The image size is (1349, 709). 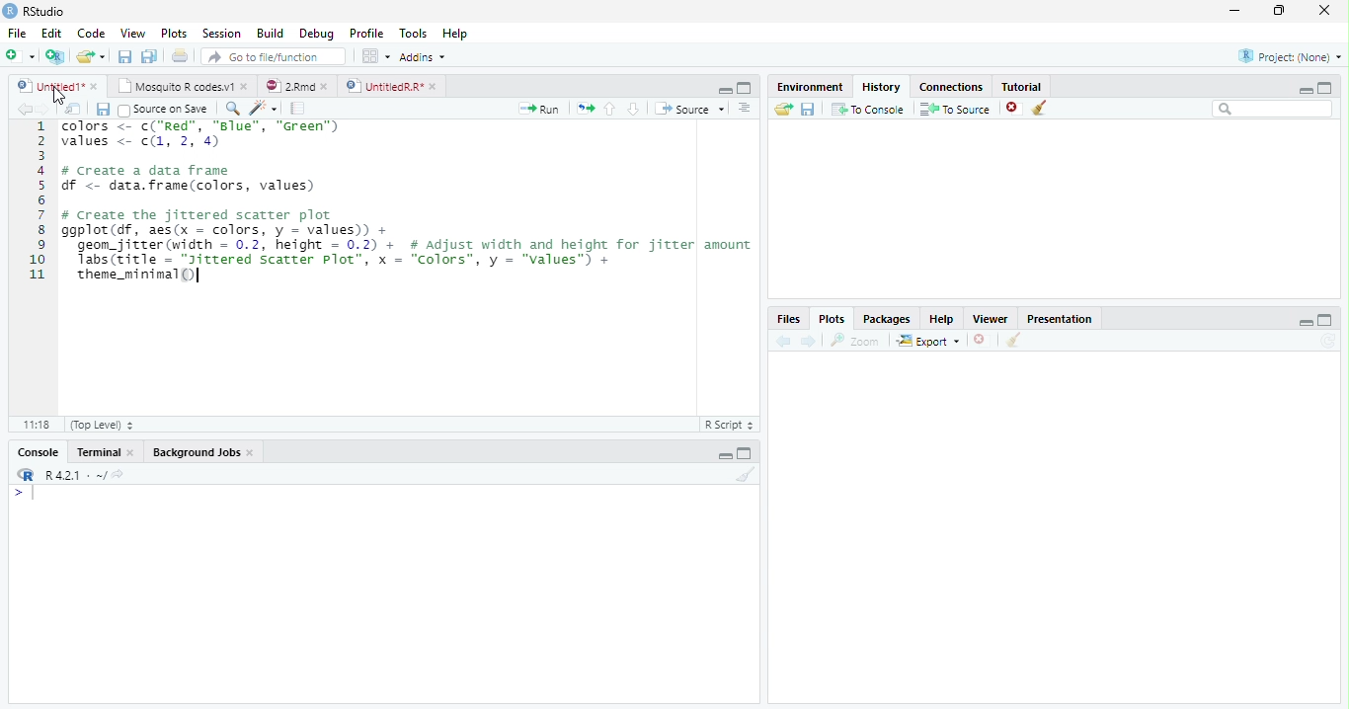 What do you see at coordinates (175, 33) in the screenshot?
I see `Plots` at bounding box center [175, 33].